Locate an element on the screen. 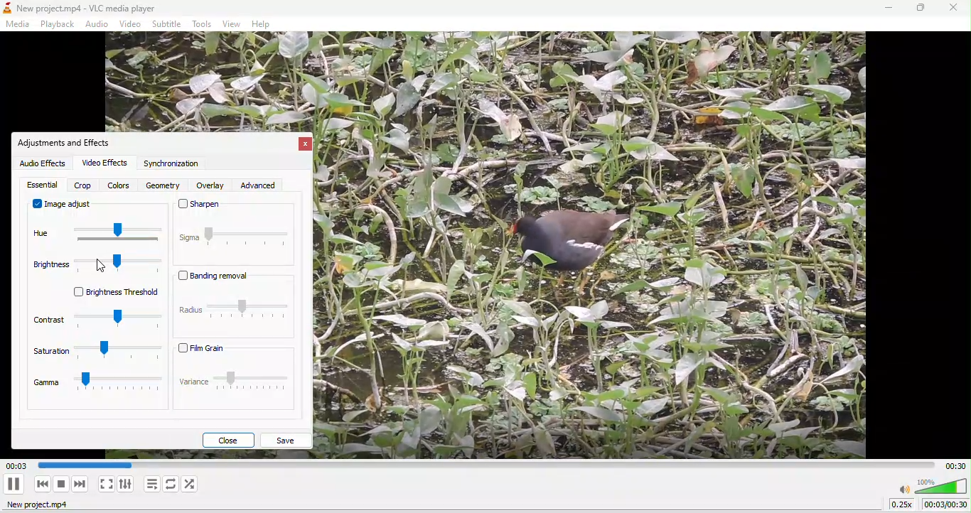  sigma is located at coordinates (235, 247).